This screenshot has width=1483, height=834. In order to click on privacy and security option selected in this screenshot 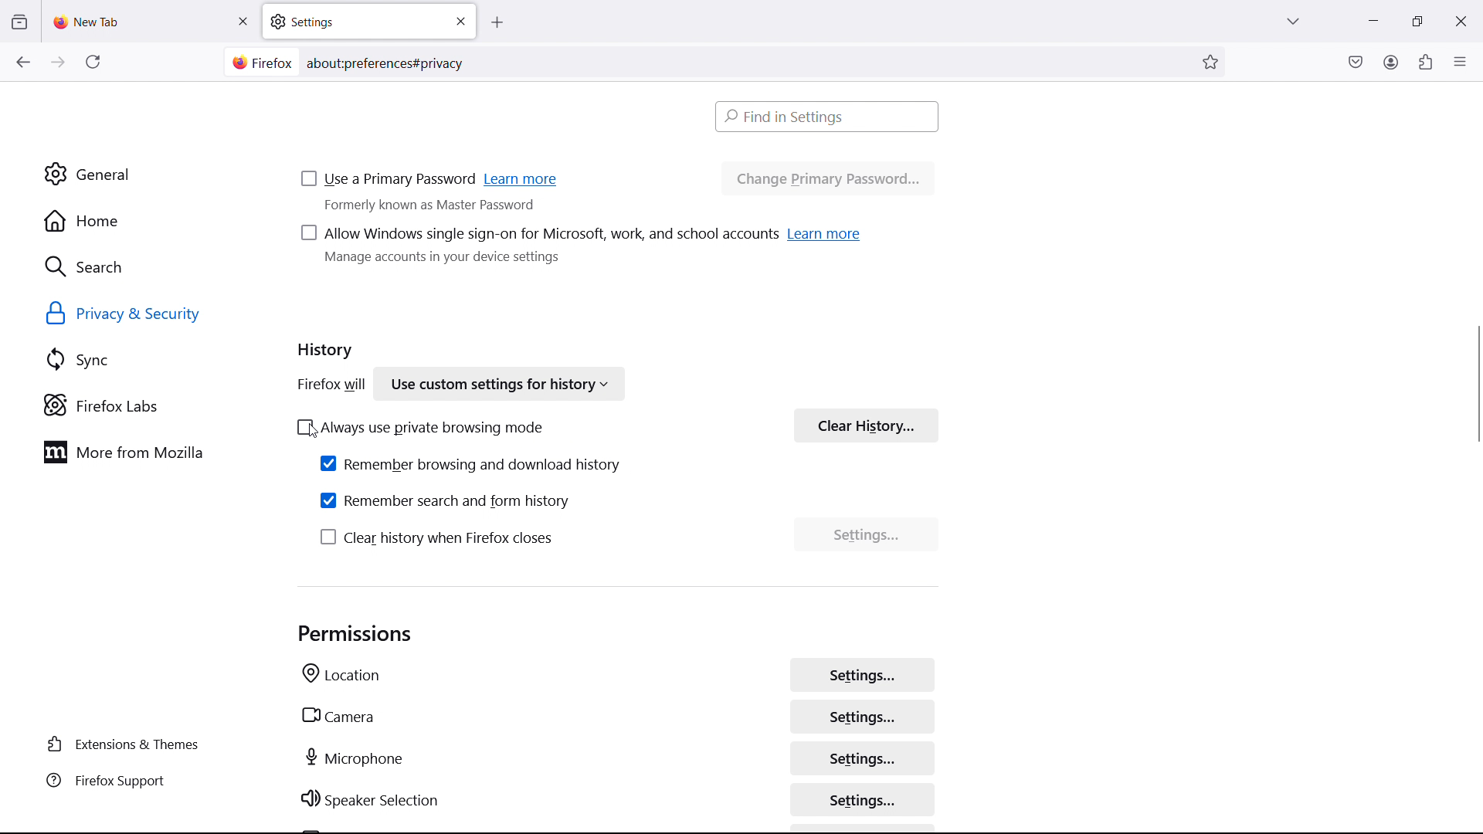, I will do `click(141, 315)`.